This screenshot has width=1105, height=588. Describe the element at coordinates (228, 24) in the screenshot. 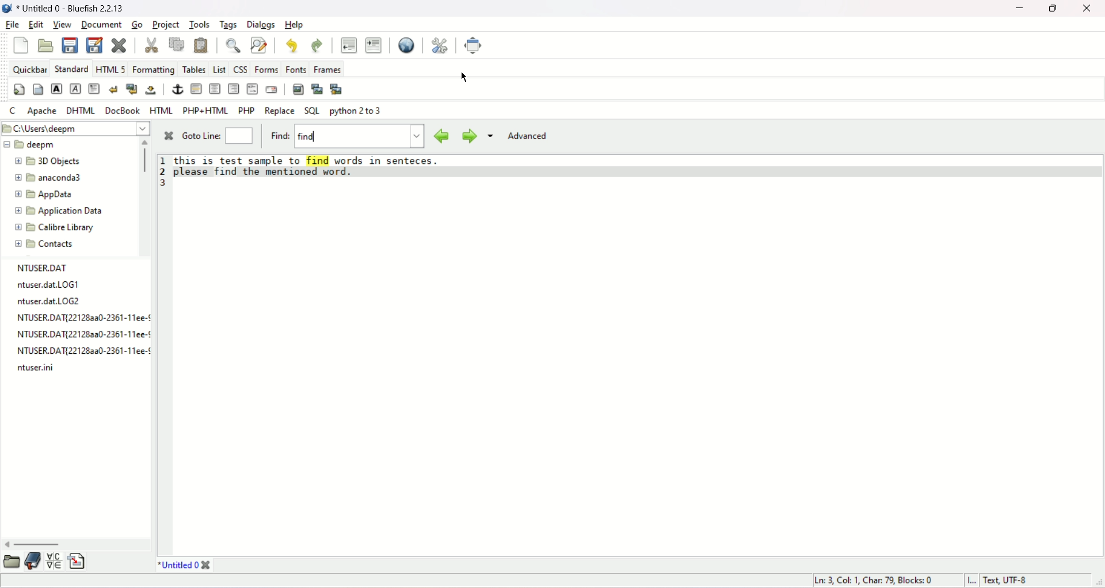

I see `tags` at that location.